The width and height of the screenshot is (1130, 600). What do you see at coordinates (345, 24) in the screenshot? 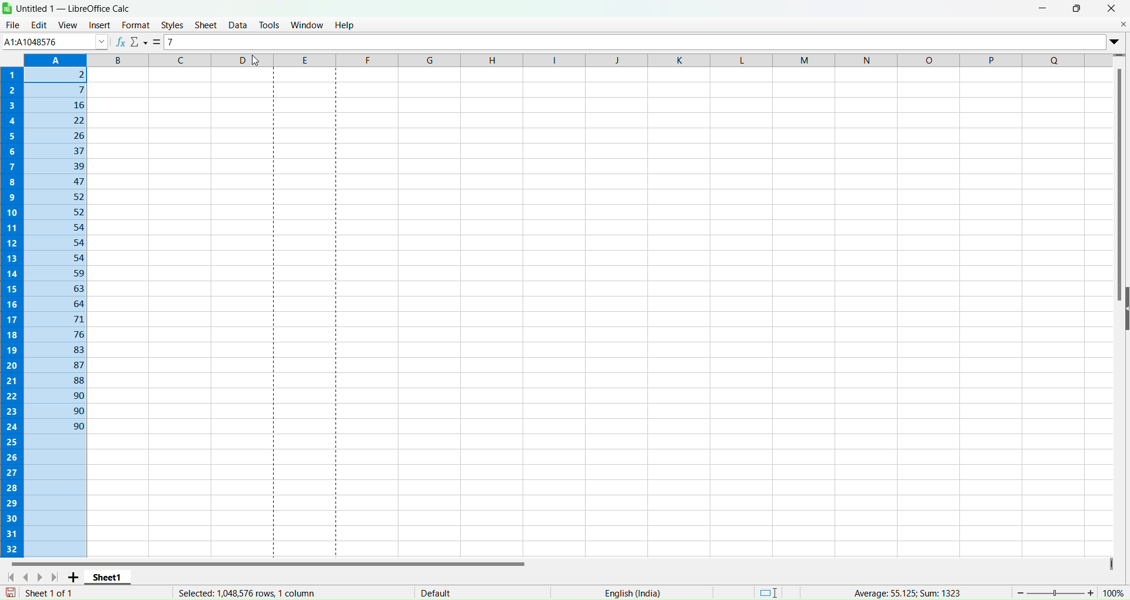
I see `Help` at bounding box center [345, 24].